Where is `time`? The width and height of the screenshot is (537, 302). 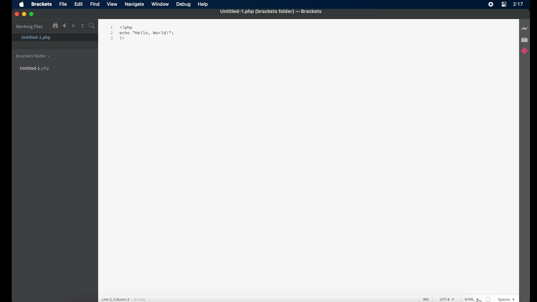 time is located at coordinates (518, 4).